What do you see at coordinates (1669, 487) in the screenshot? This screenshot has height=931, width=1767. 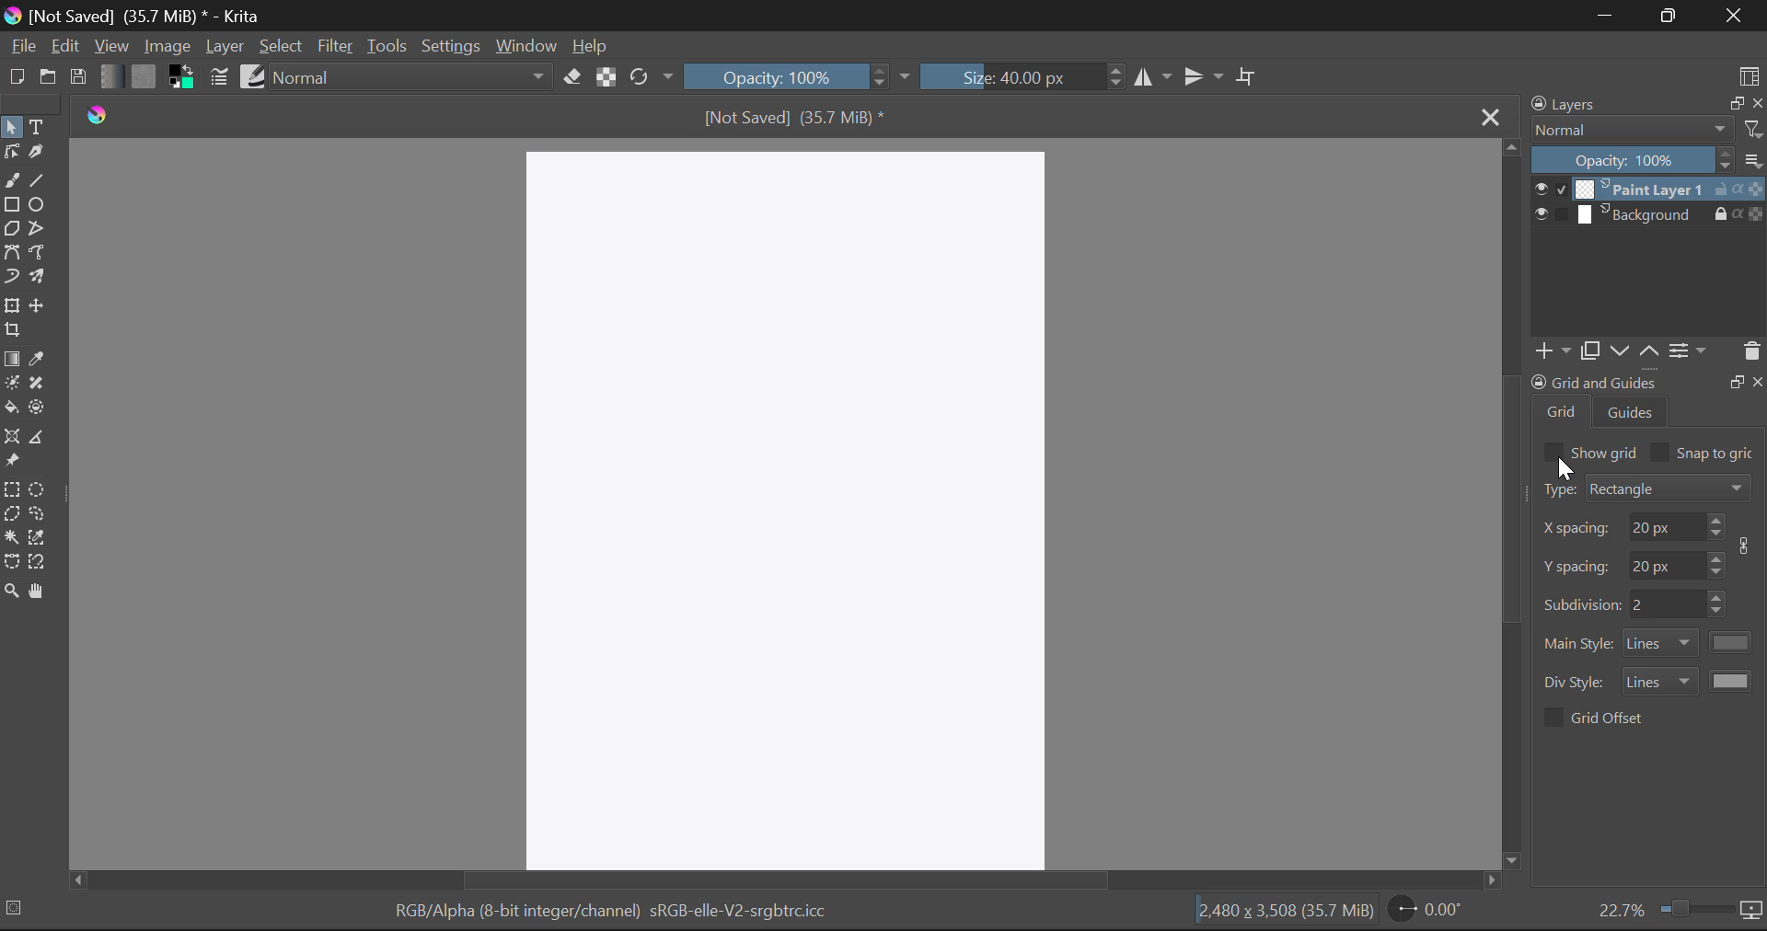 I see `rectangle` at bounding box center [1669, 487].